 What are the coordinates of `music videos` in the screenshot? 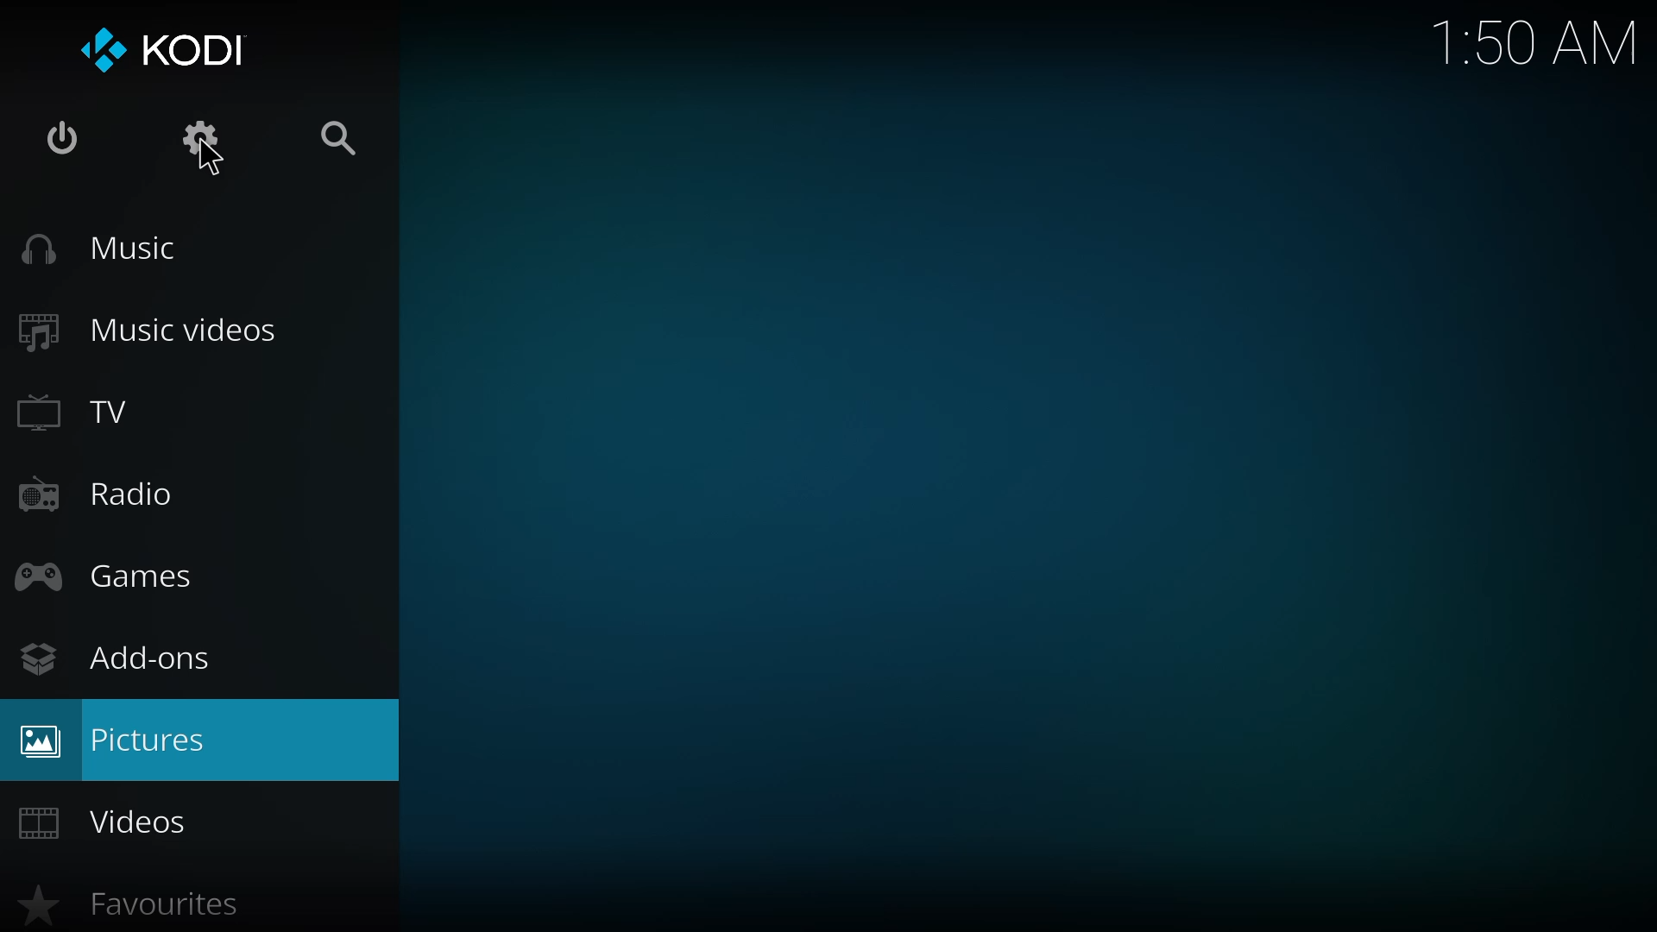 It's located at (168, 328).